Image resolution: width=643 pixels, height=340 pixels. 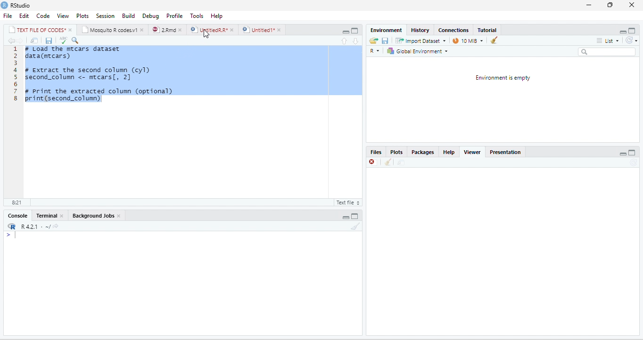 What do you see at coordinates (372, 163) in the screenshot?
I see `close` at bounding box center [372, 163].